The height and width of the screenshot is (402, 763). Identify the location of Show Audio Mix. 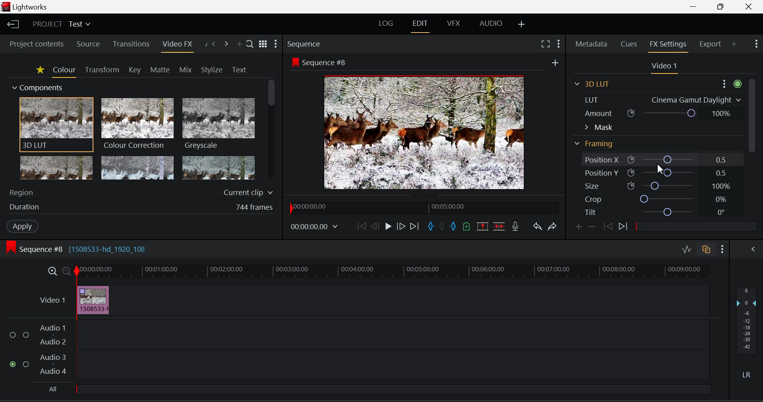
(751, 248).